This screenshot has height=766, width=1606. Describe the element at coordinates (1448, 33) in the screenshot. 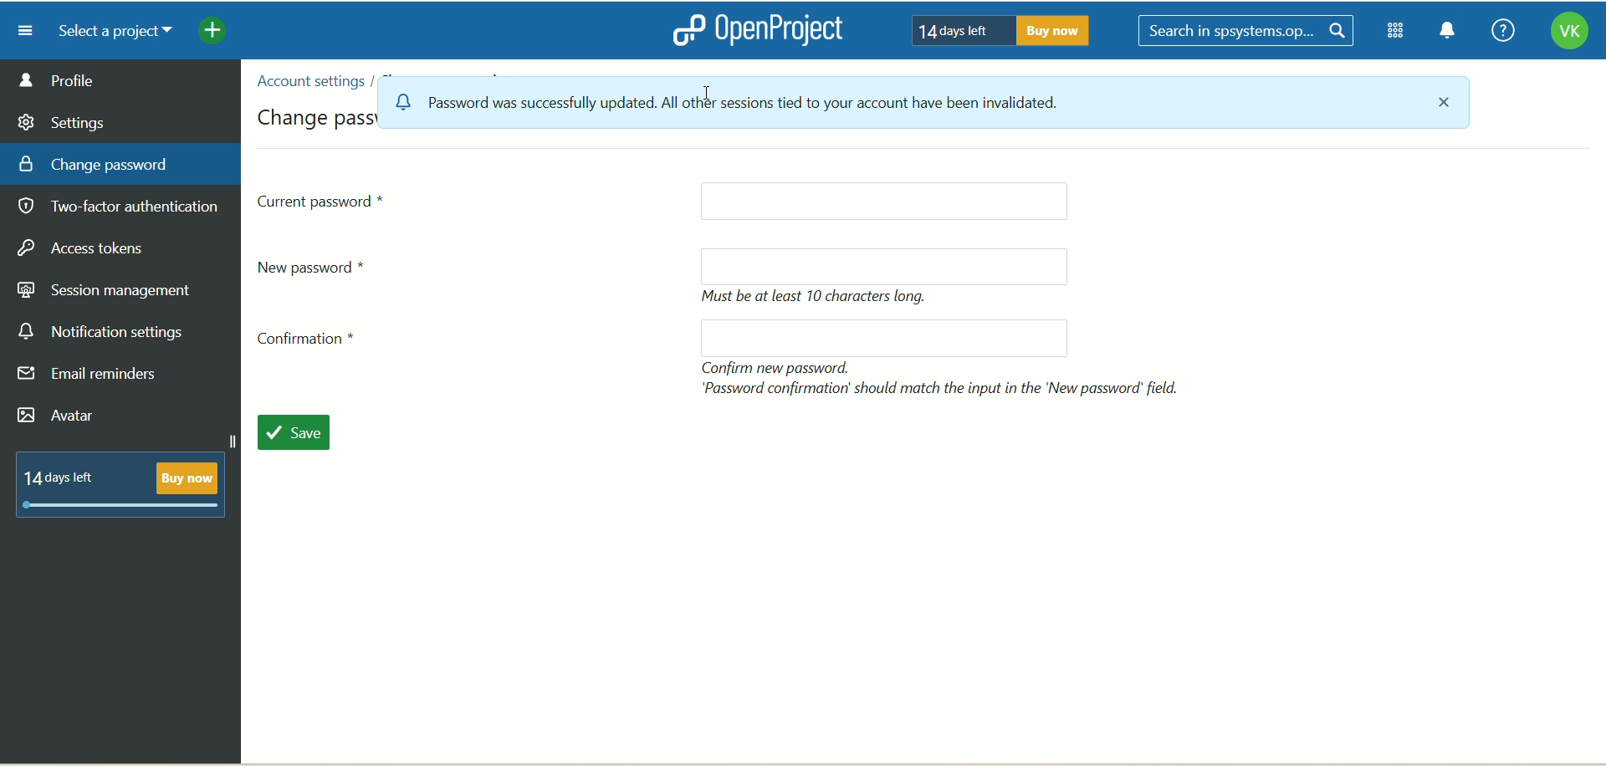

I see `notification` at that location.